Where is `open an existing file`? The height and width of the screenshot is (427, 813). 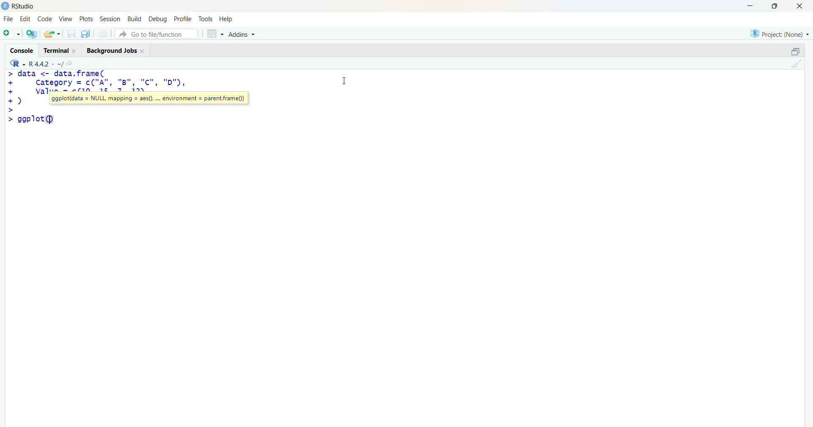 open an existing file is located at coordinates (52, 33).